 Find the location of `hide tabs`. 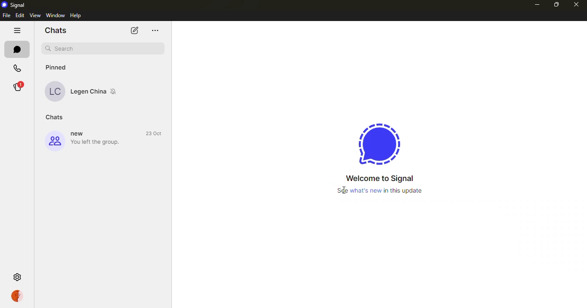

hide tabs is located at coordinates (17, 30).